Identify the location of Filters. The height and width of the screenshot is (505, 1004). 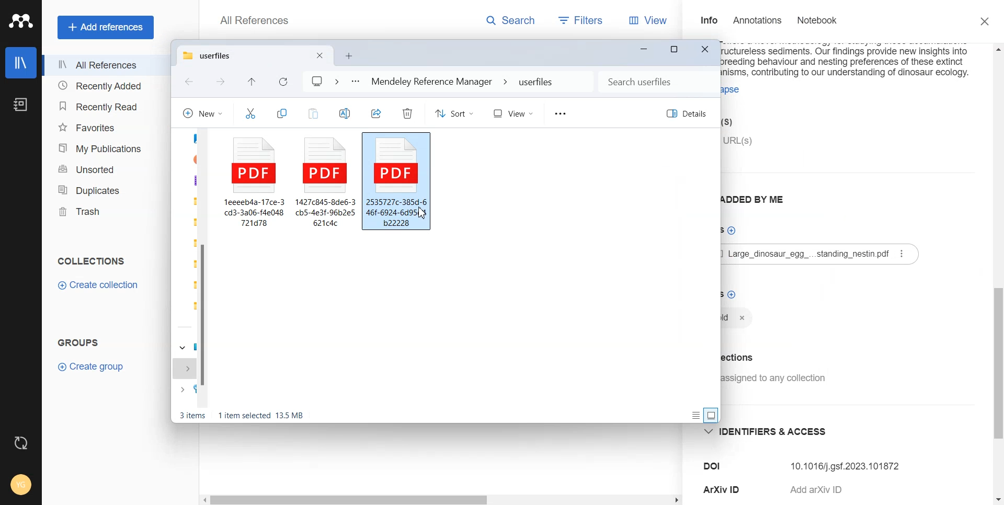
(586, 20).